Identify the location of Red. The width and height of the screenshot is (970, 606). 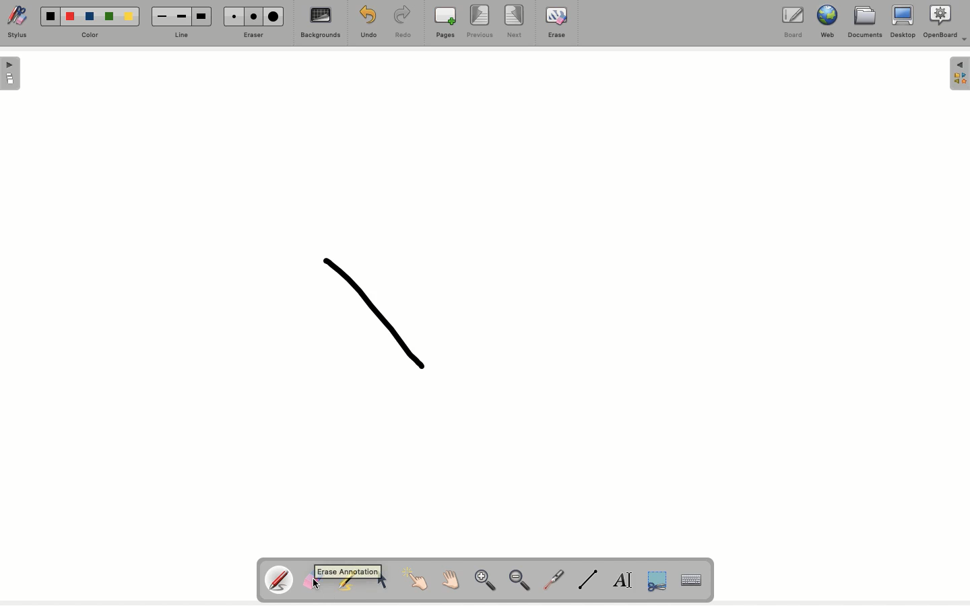
(71, 18).